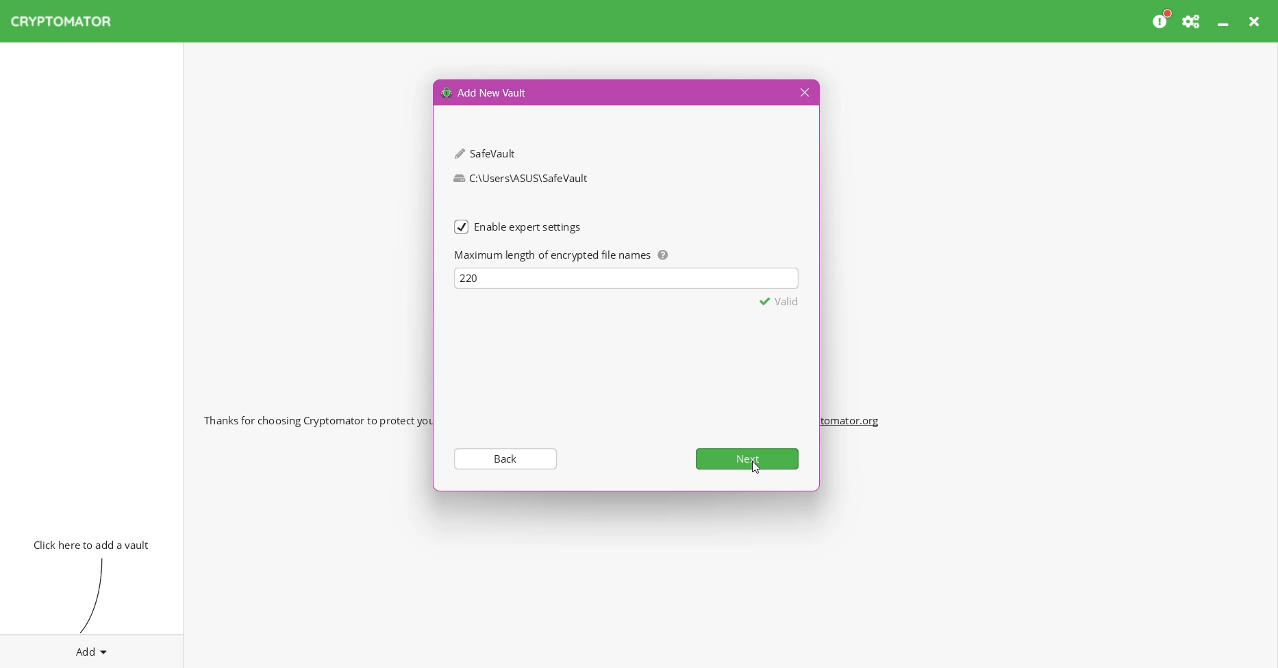 The image size is (1278, 668). What do you see at coordinates (68, 21) in the screenshot?
I see `CRYPTOMATOR Application Name` at bounding box center [68, 21].